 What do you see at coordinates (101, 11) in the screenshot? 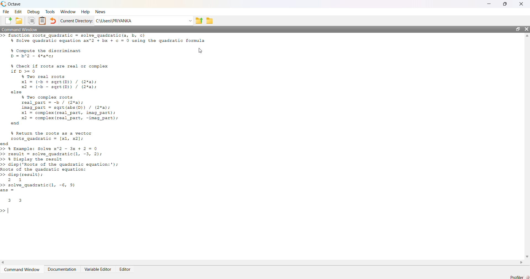
I see `News` at bounding box center [101, 11].